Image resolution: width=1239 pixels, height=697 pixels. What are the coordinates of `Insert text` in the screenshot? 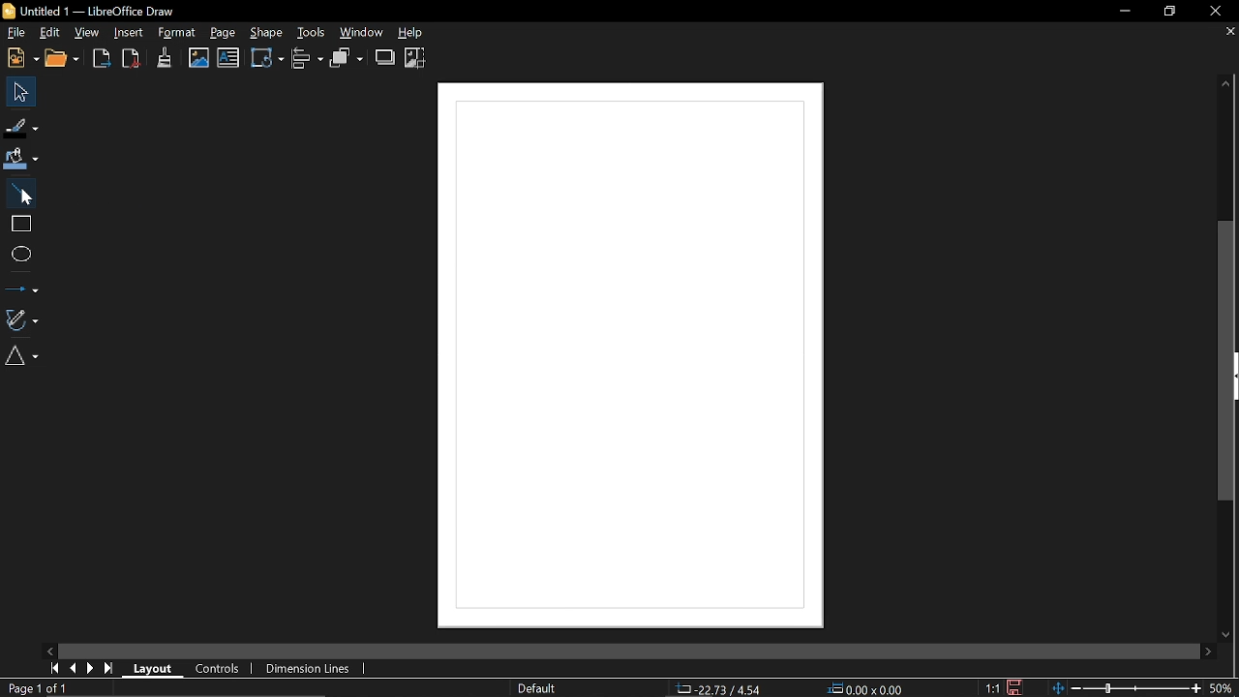 It's located at (228, 59).